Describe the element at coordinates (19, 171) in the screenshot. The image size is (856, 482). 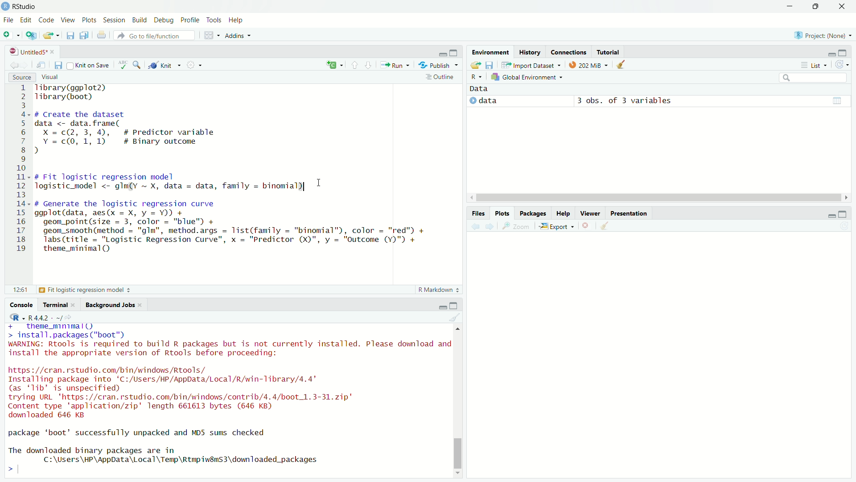
I see `Line numbers` at that location.